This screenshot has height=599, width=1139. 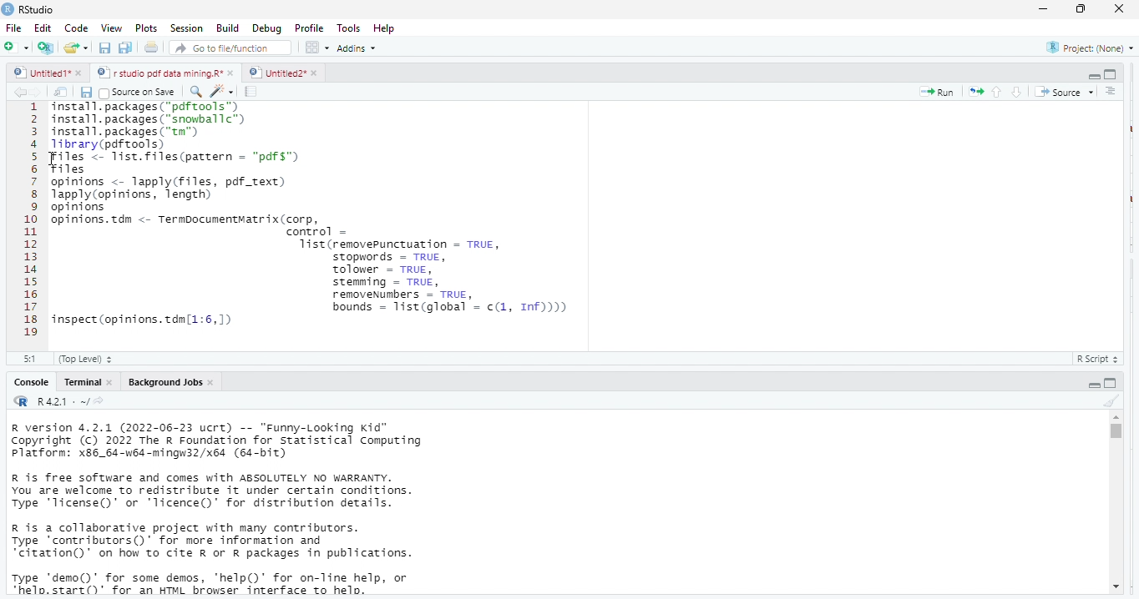 What do you see at coordinates (74, 28) in the screenshot?
I see `code` at bounding box center [74, 28].